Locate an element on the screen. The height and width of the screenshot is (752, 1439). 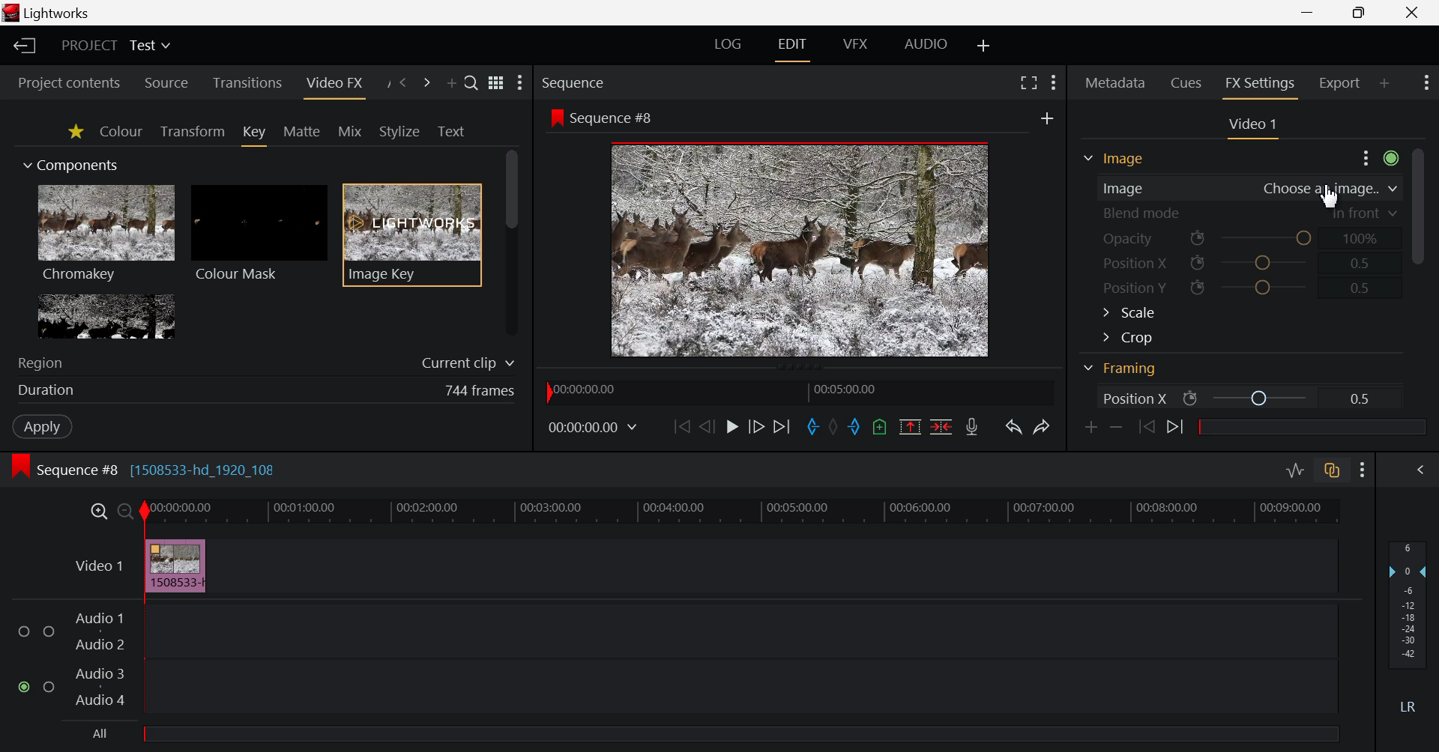
EDIT Layout is located at coordinates (791, 48).